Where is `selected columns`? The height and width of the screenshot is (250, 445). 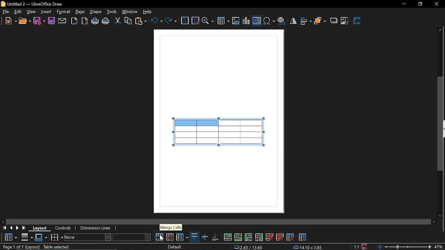
selected columns is located at coordinates (198, 125).